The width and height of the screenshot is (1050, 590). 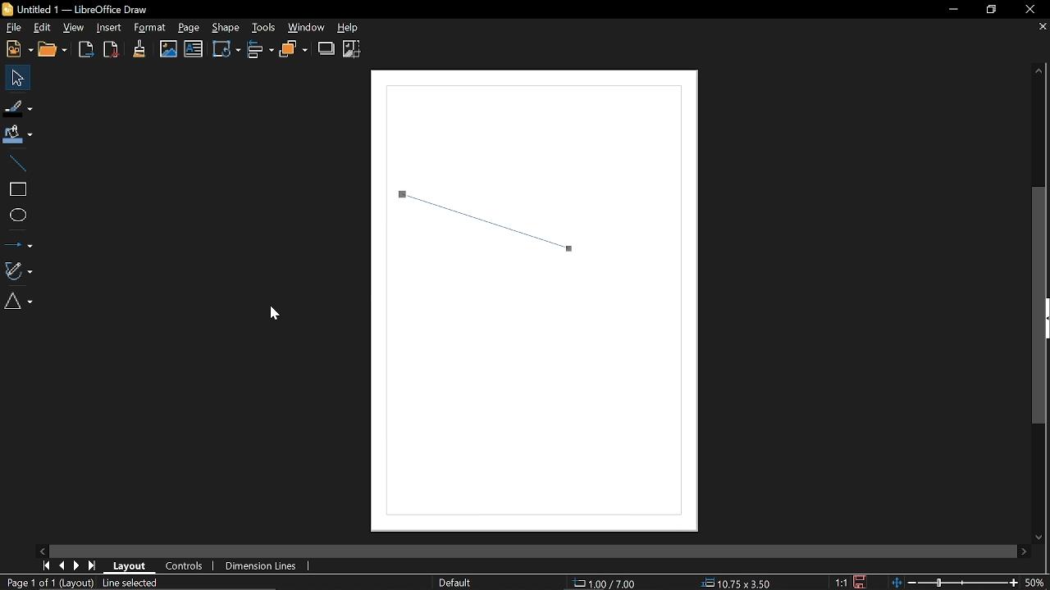 What do you see at coordinates (53, 50) in the screenshot?
I see `Open` at bounding box center [53, 50].